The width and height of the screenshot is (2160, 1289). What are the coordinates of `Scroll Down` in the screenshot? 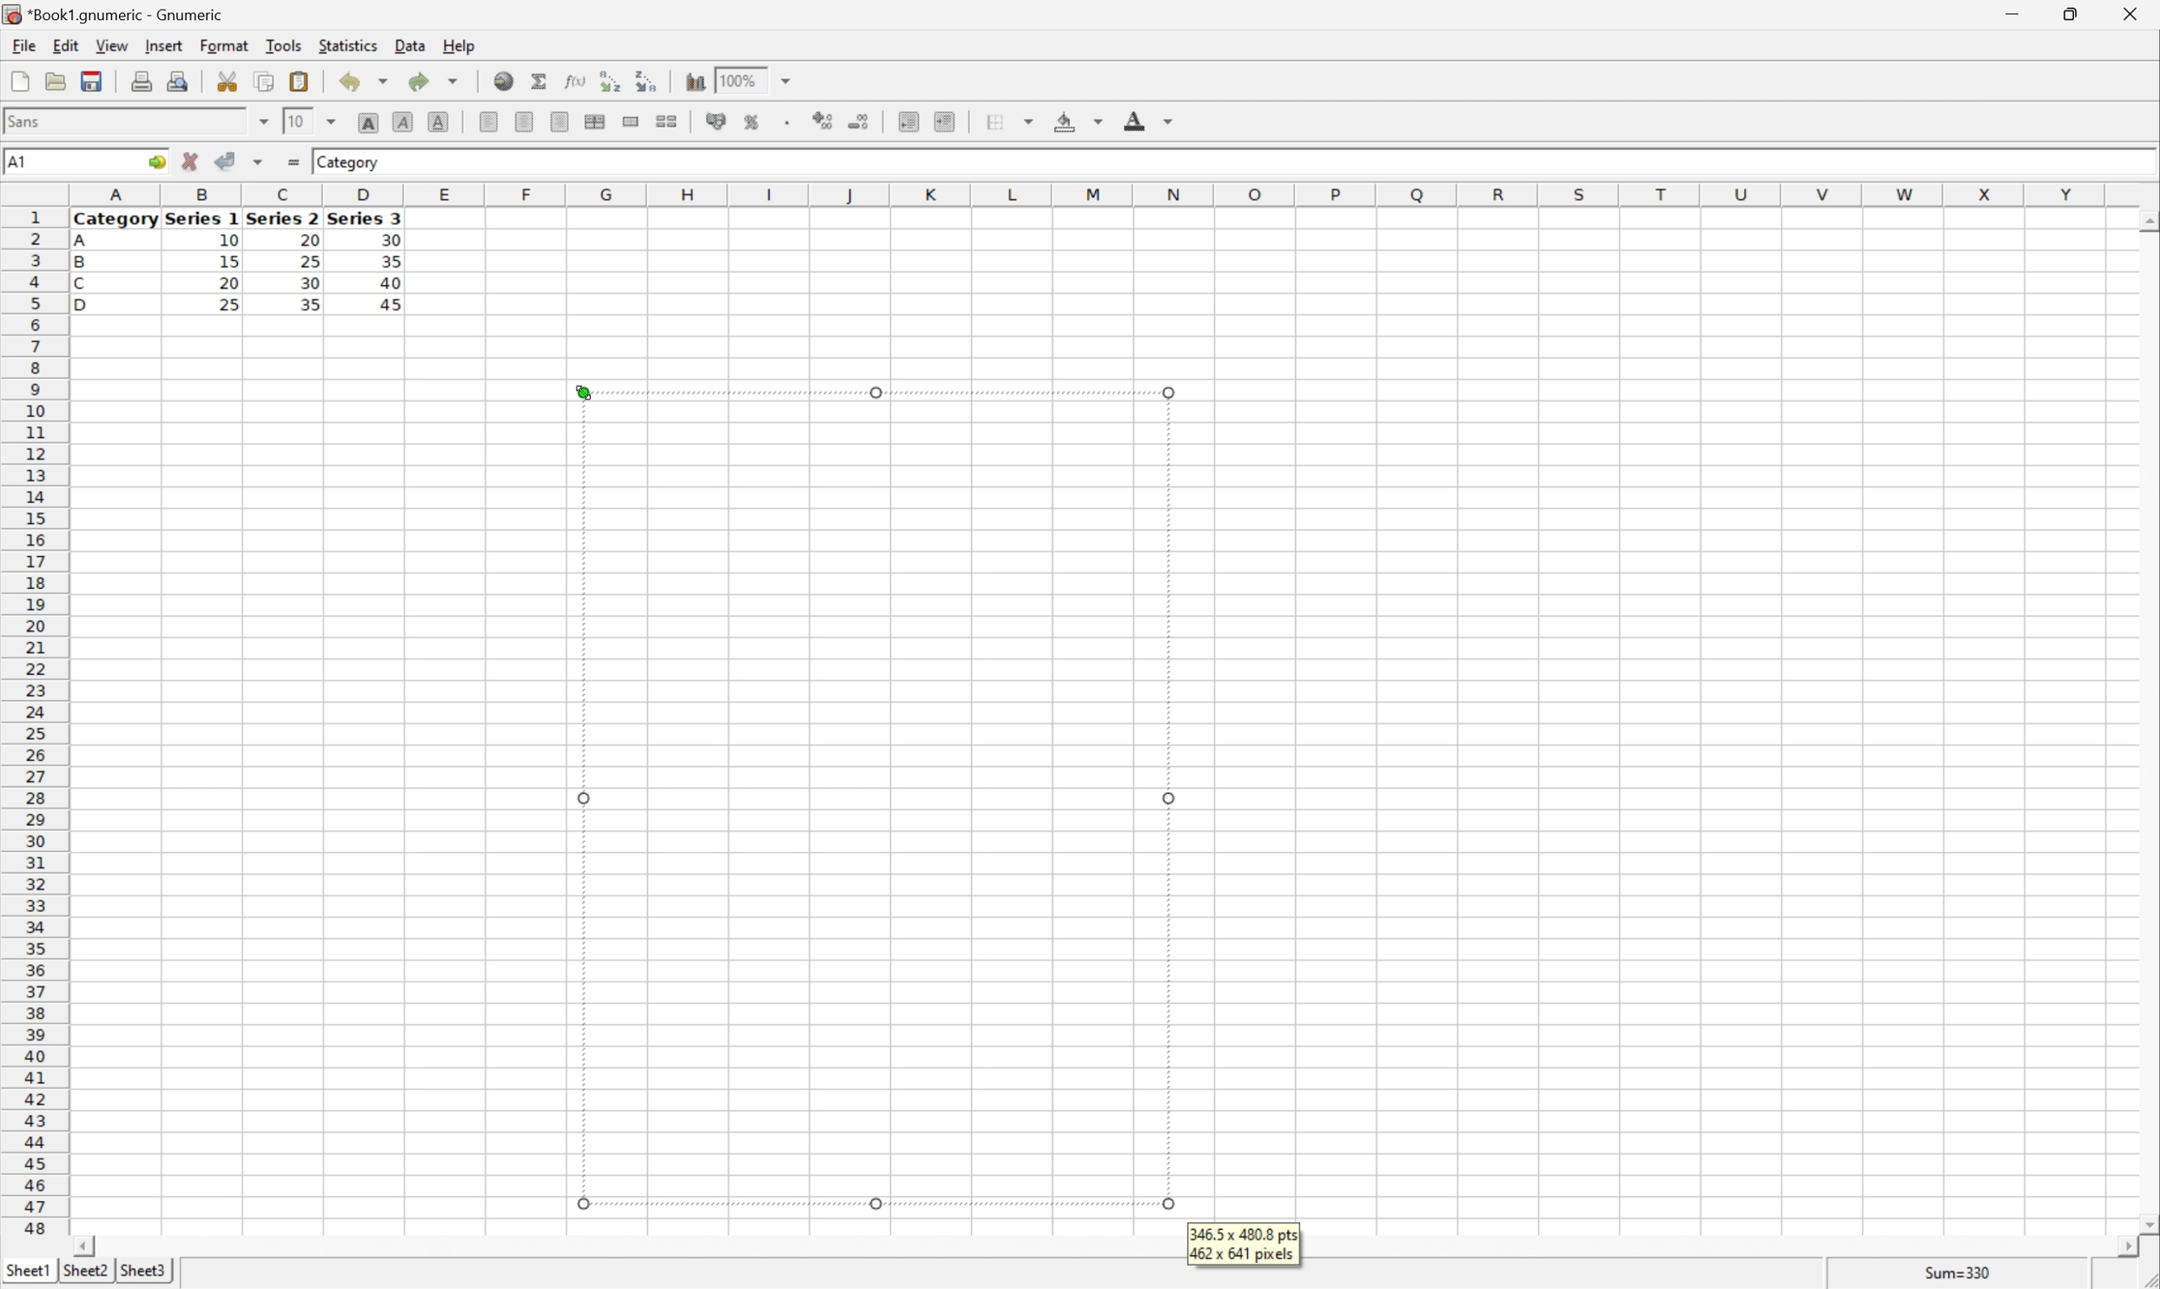 It's located at (2146, 1226).